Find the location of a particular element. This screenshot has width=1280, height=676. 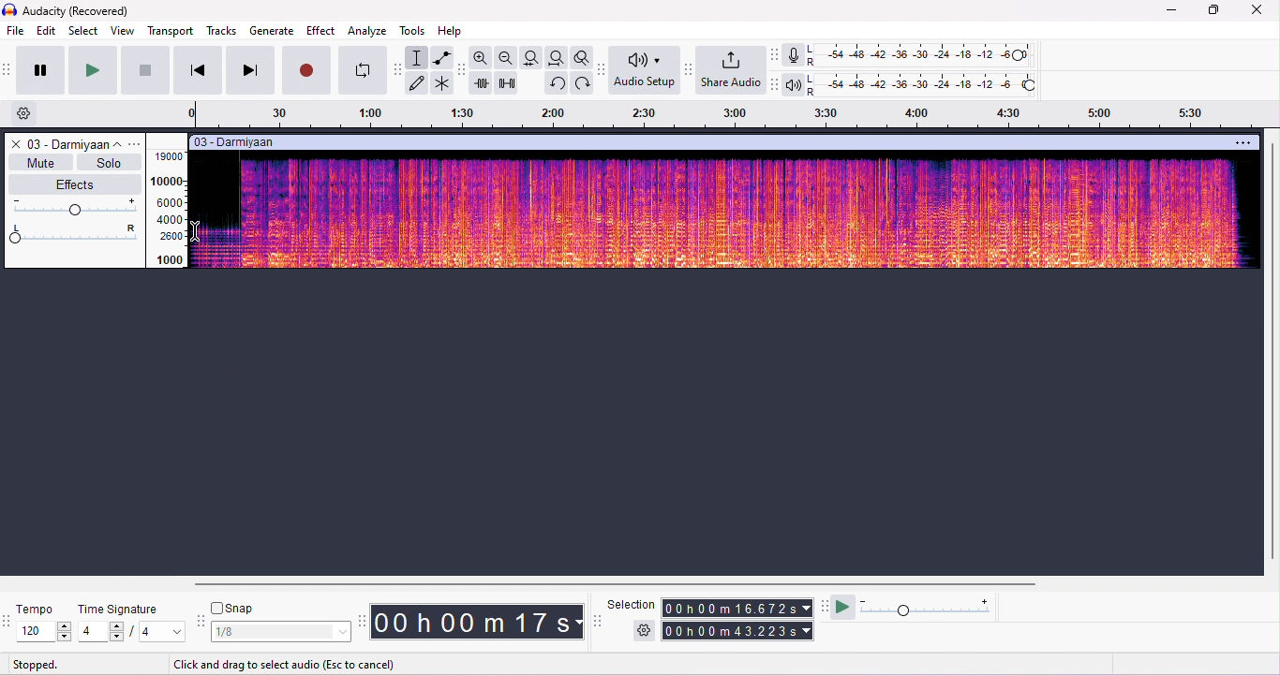

view is located at coordinates (123, 32).